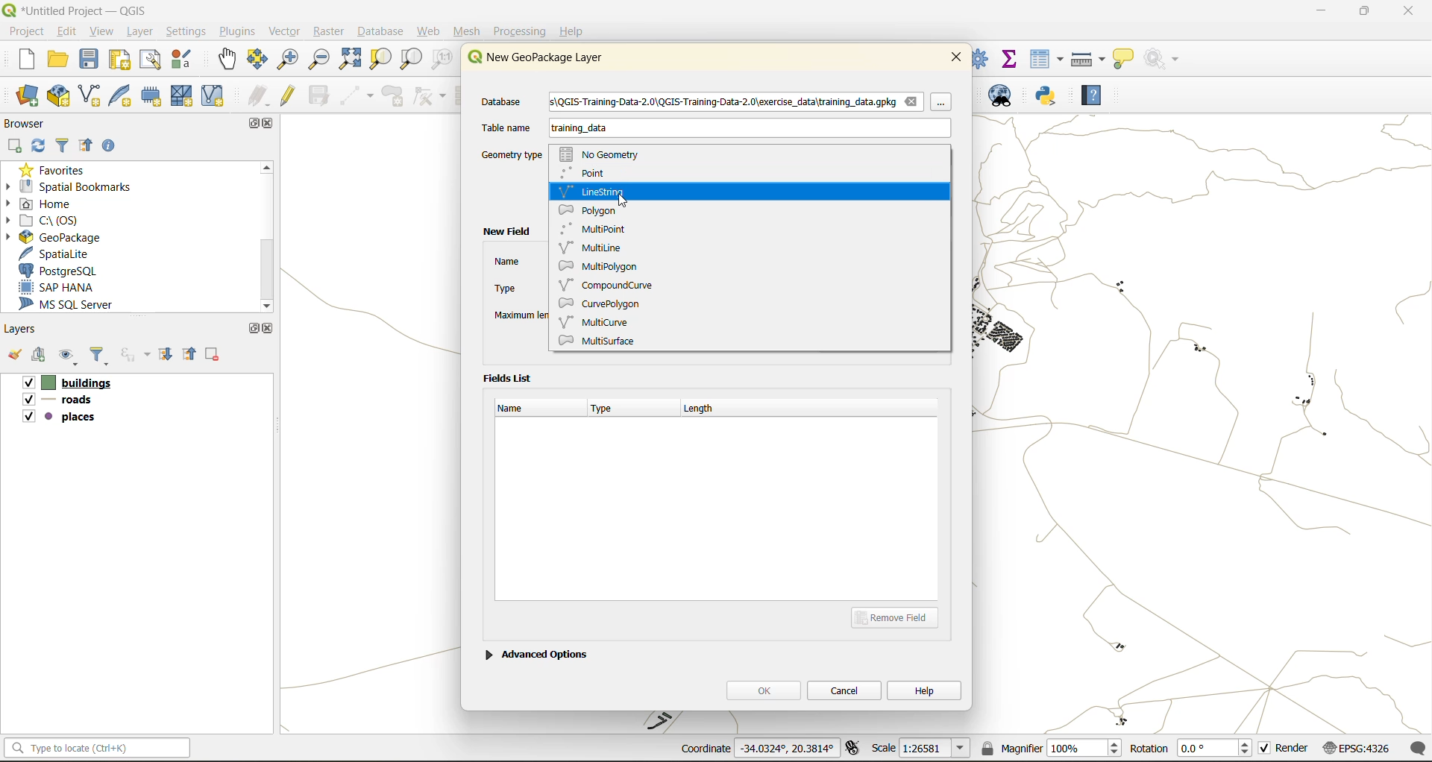 The image size is (1432, 762). I want to click on digitize, so click(358, 96).